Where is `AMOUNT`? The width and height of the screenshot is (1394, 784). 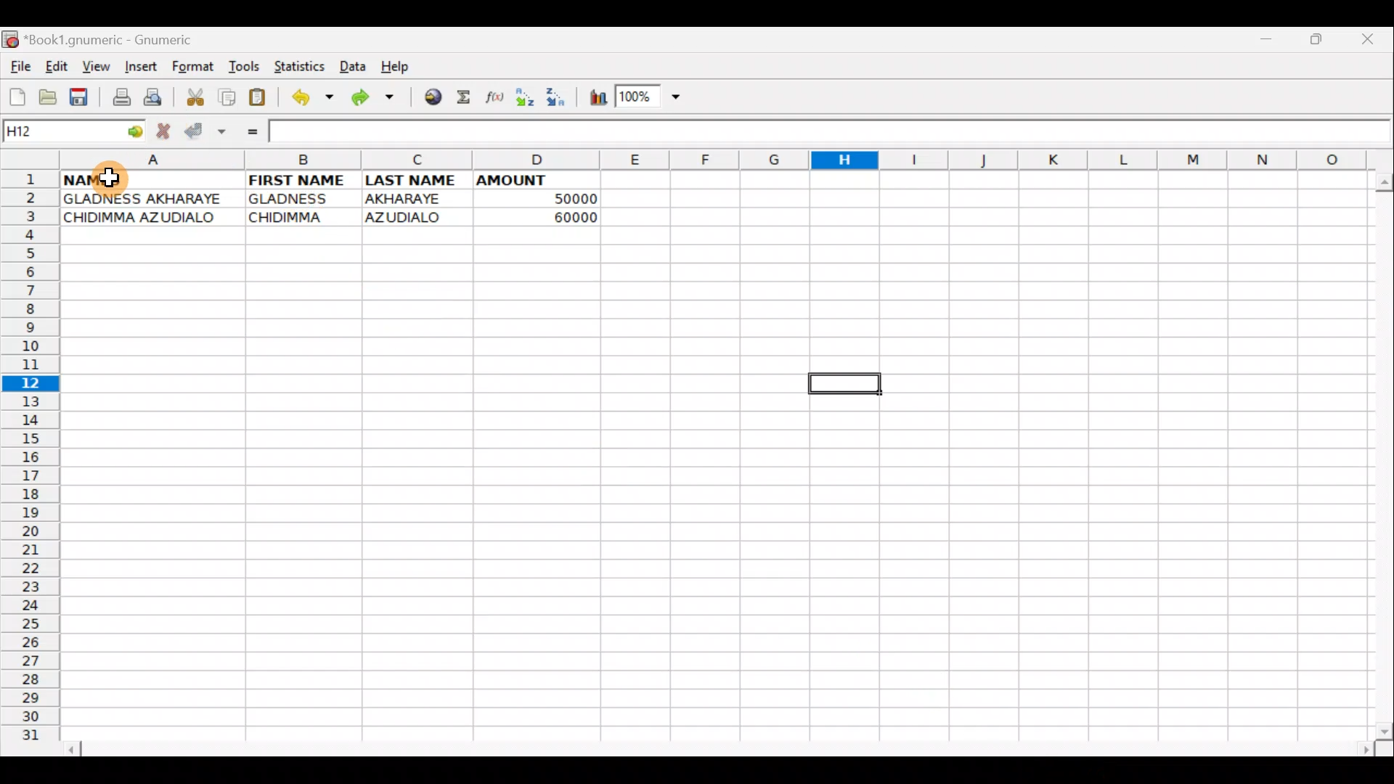
AMOUNT is located at coordinates (534, 182).